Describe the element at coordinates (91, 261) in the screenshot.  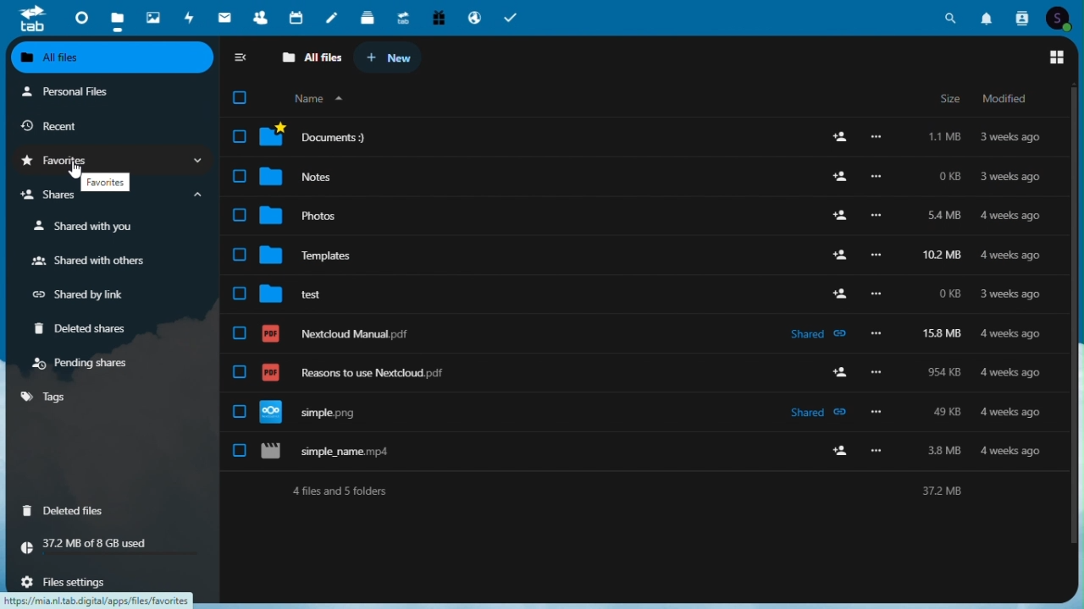
I see `Shared with others` at that location.